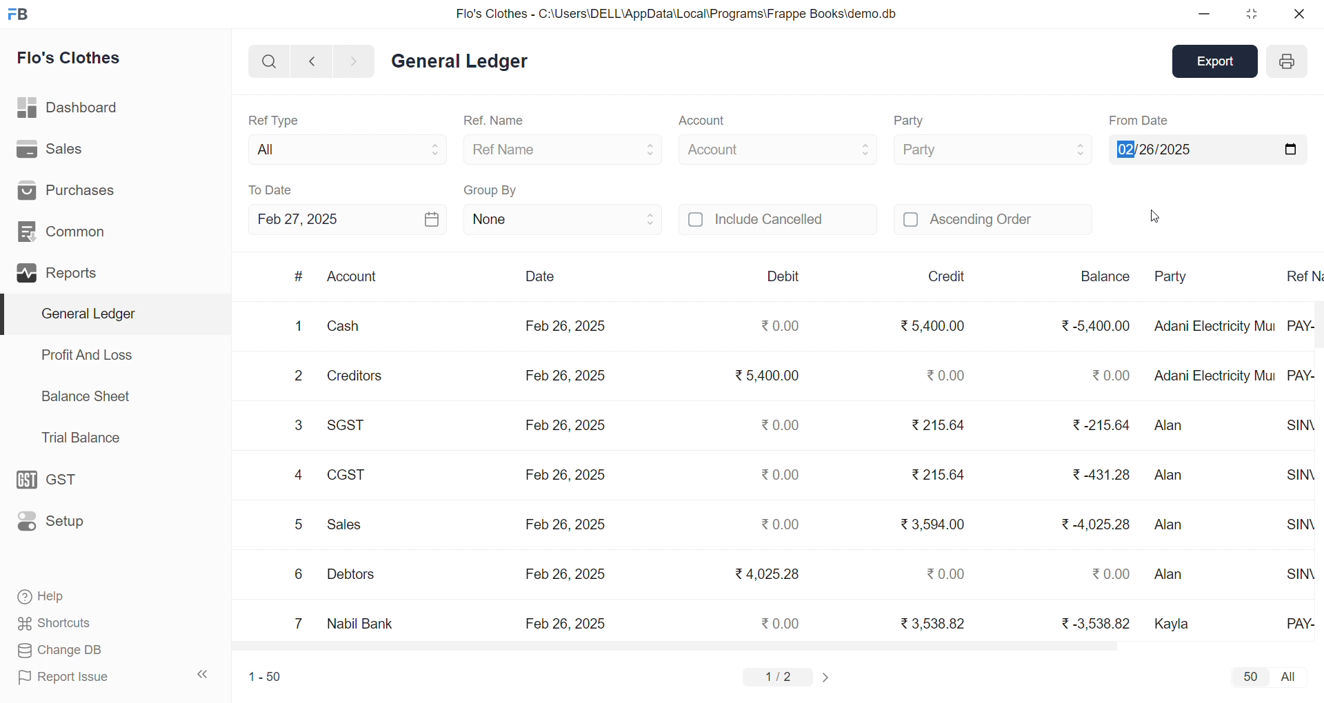  Describe the element at coordinates (346, 474) in the screenshot. I see `CGST` at that location.